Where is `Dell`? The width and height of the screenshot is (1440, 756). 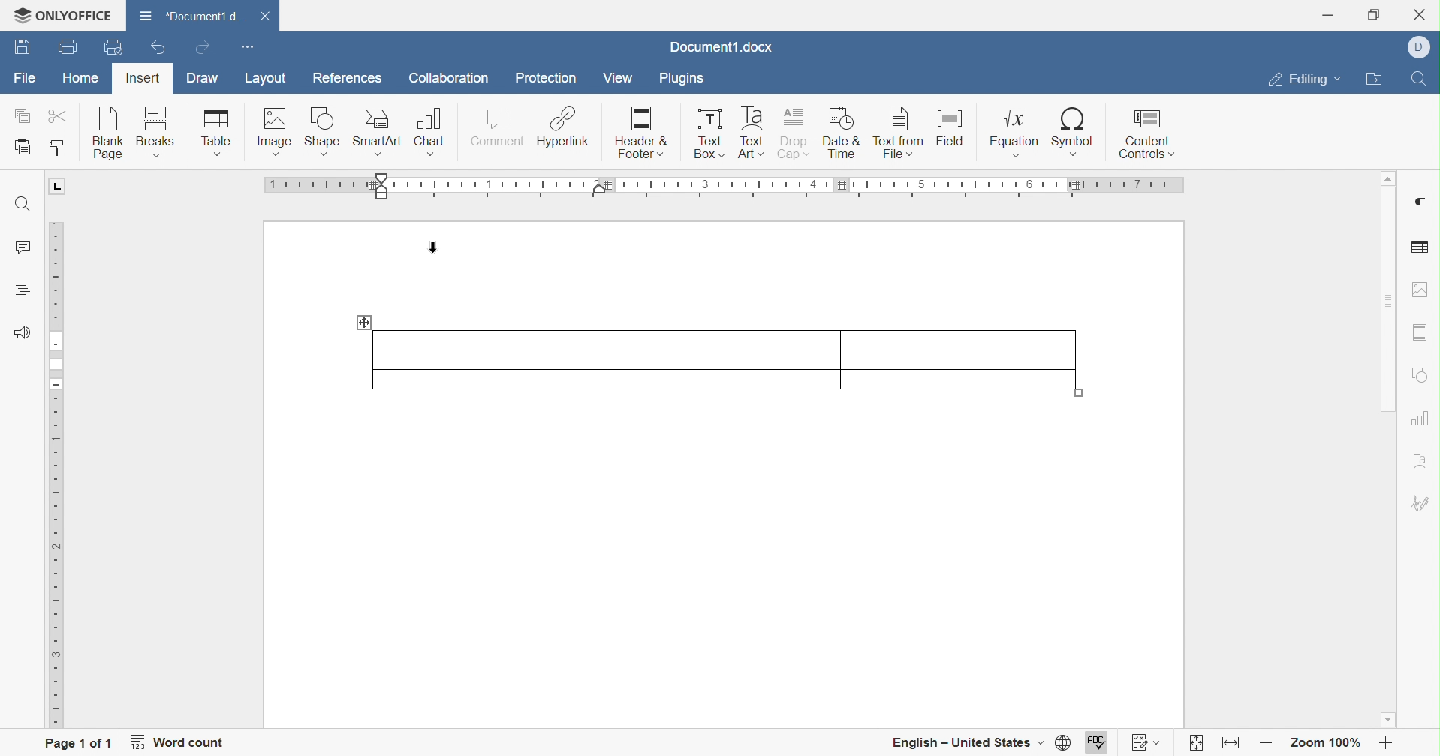 Dell is located at coordinates (1419, 49).